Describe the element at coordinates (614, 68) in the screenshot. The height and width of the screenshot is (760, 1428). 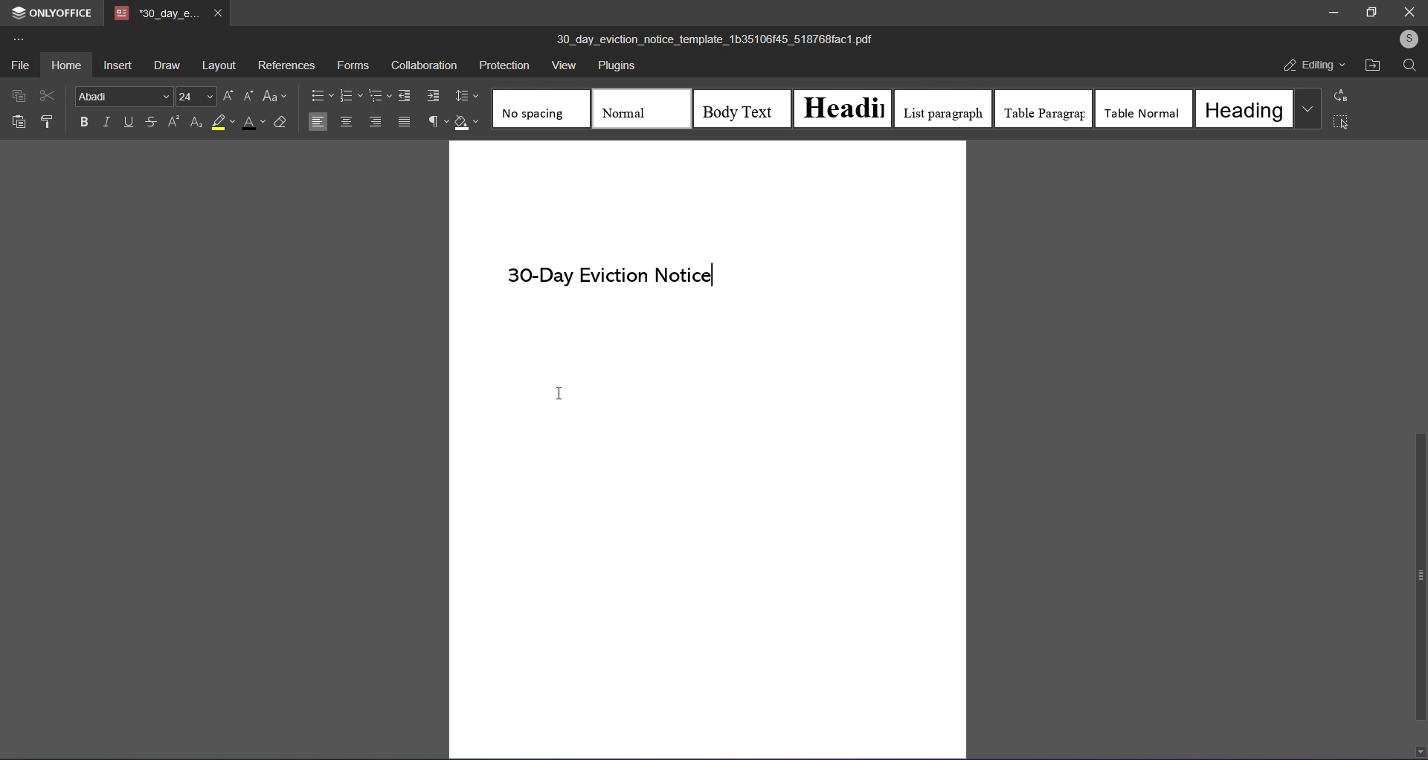
I see `plugins` at that location.